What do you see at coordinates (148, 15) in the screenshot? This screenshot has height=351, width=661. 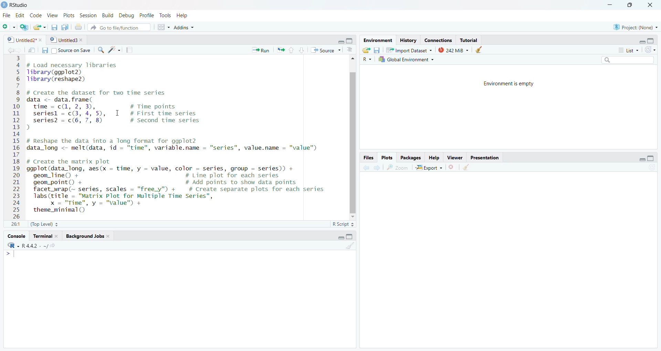 I see `Profile` at bounding box center [148, 15].